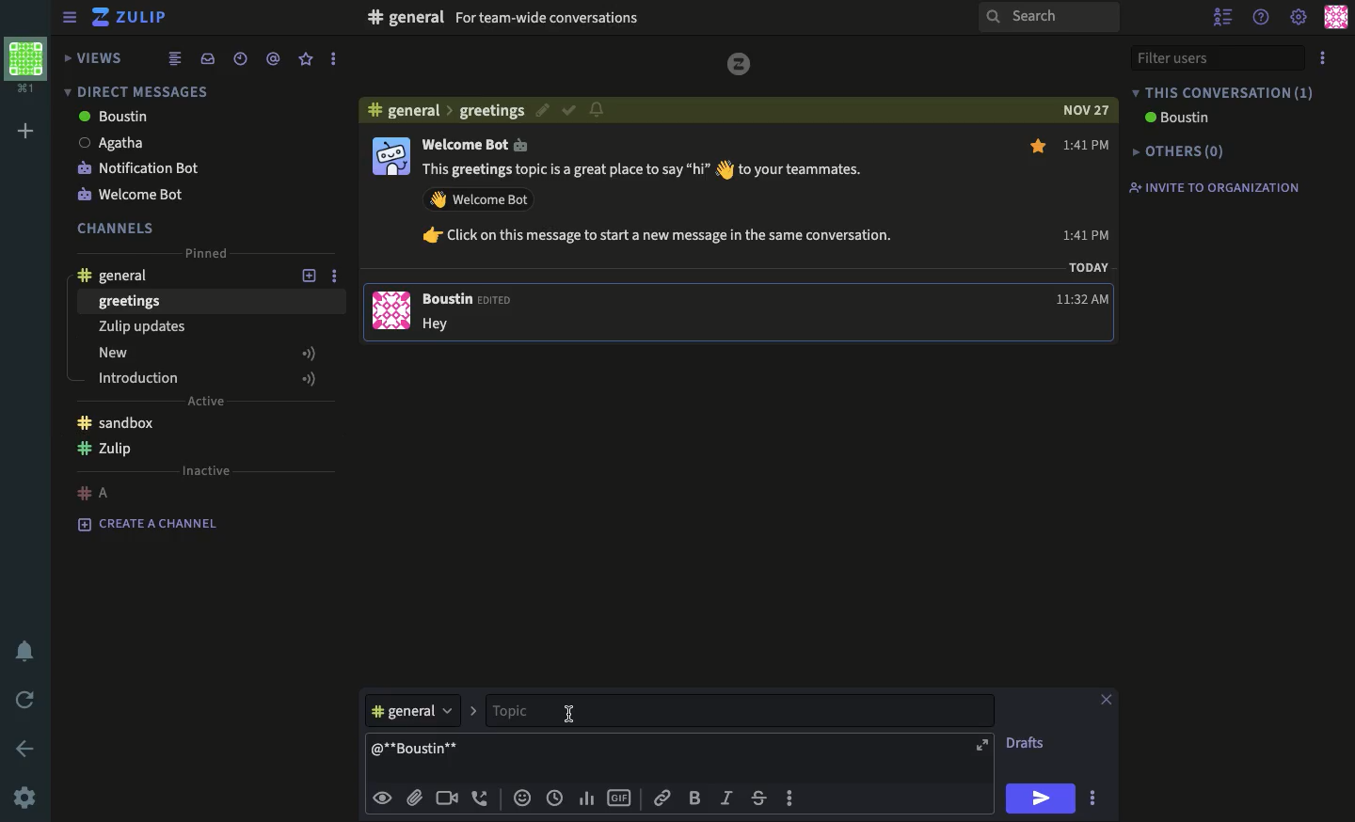  What do you see at coordinates (759, 798) in the screenshot?
I see `strikethrough ` at bounding box center [759, 798].